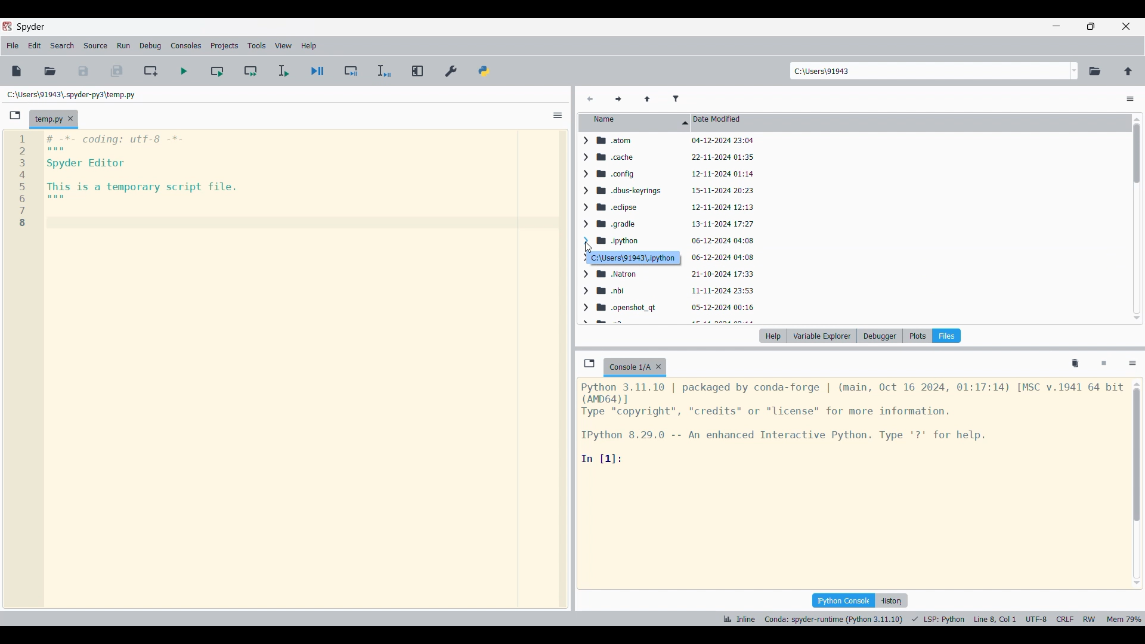 The width and height of the screenshot is (1145, 644). Describe the element at coordinates (308, 46) in the screenshot. I see `Help menu` at that location.